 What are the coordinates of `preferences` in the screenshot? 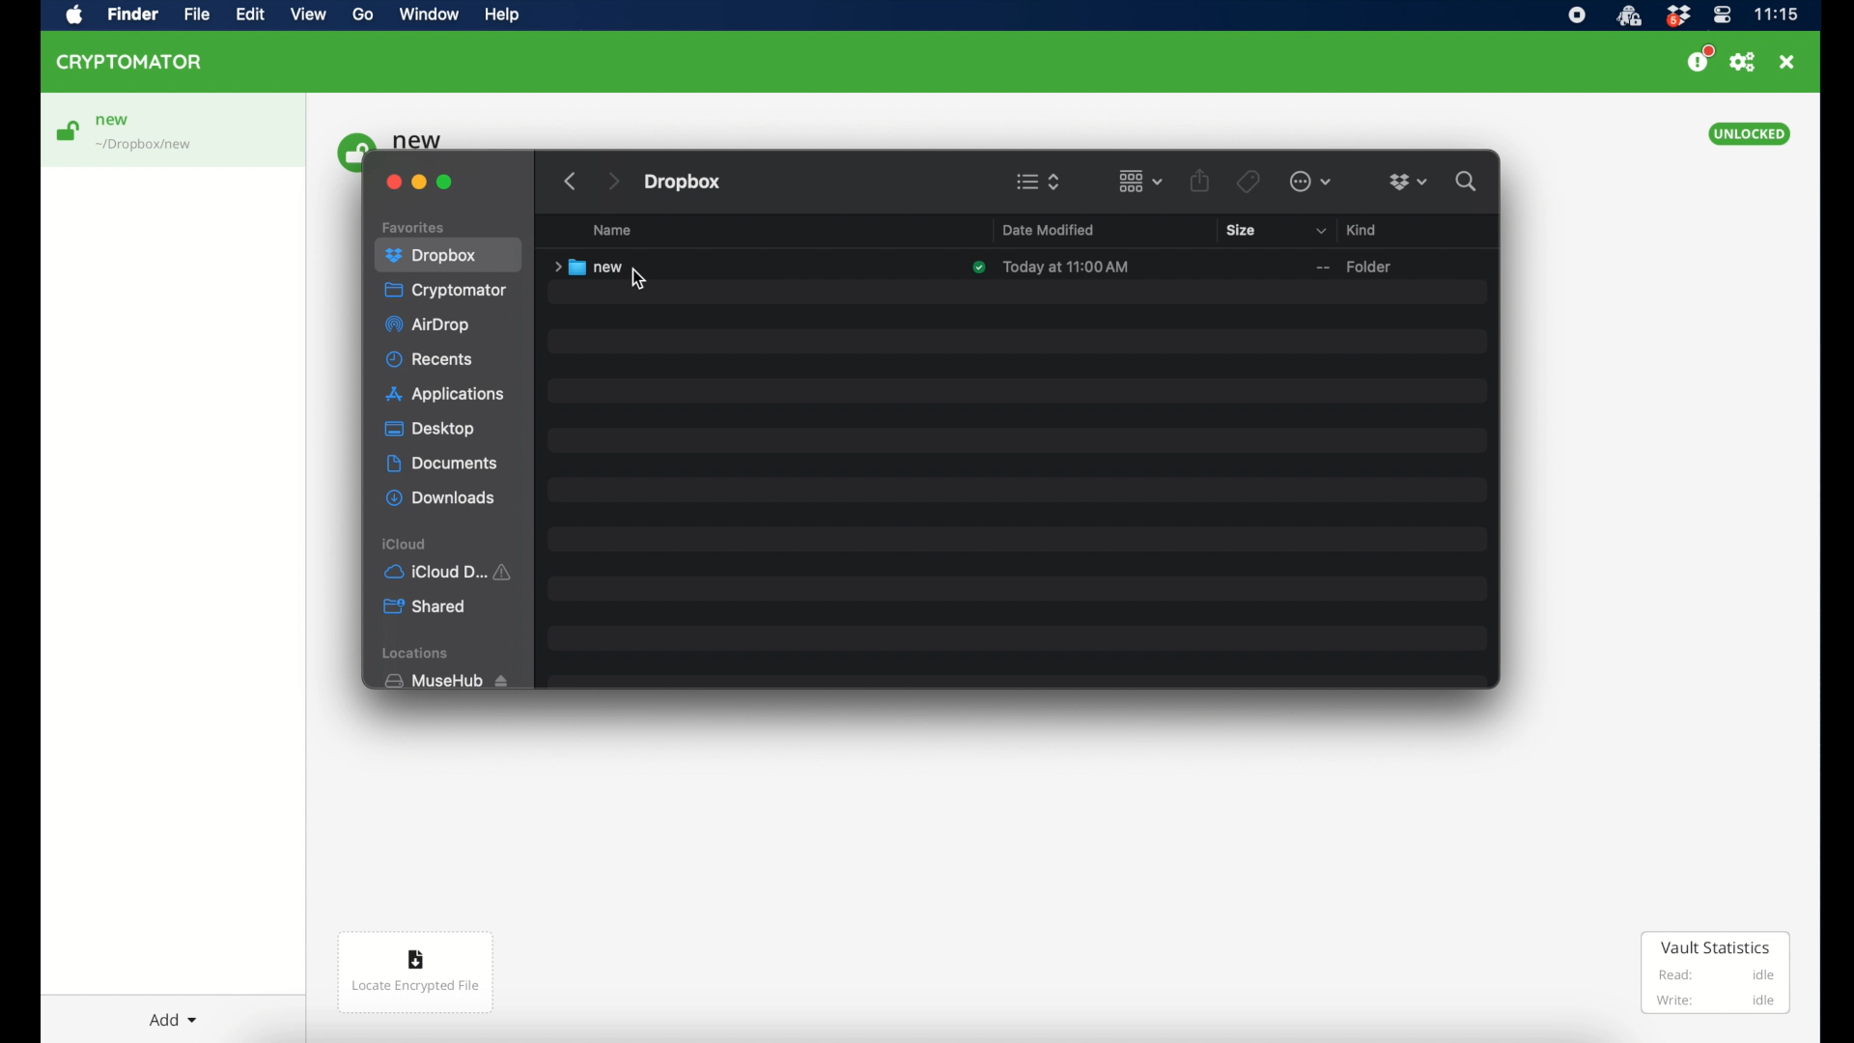 It's located at (1743, 63).